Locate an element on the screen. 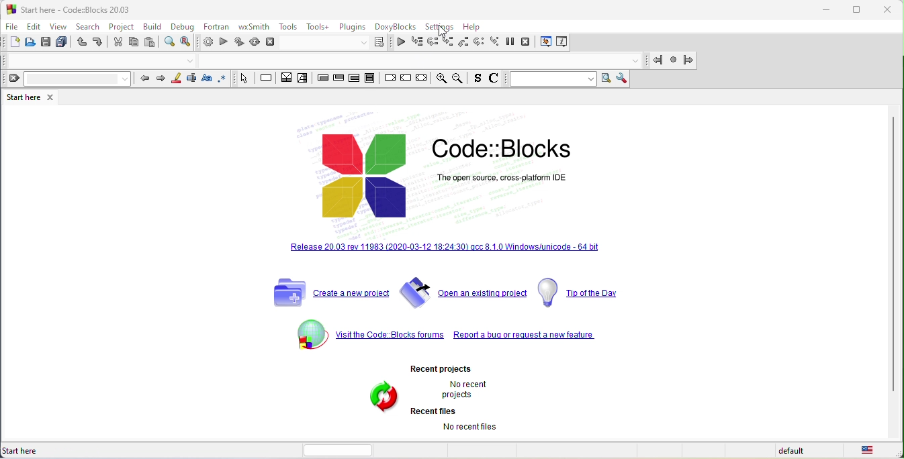  drop down is located at coordinates (189, 62).